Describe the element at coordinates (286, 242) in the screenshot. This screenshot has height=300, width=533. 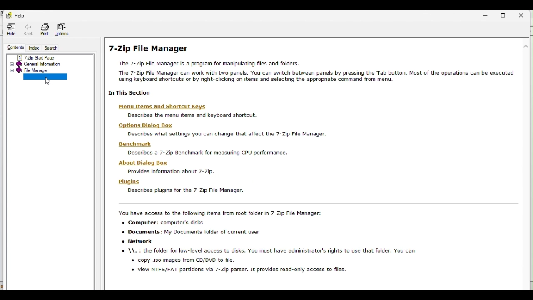
I see `accesible items from 7 zip file manager` at that location.